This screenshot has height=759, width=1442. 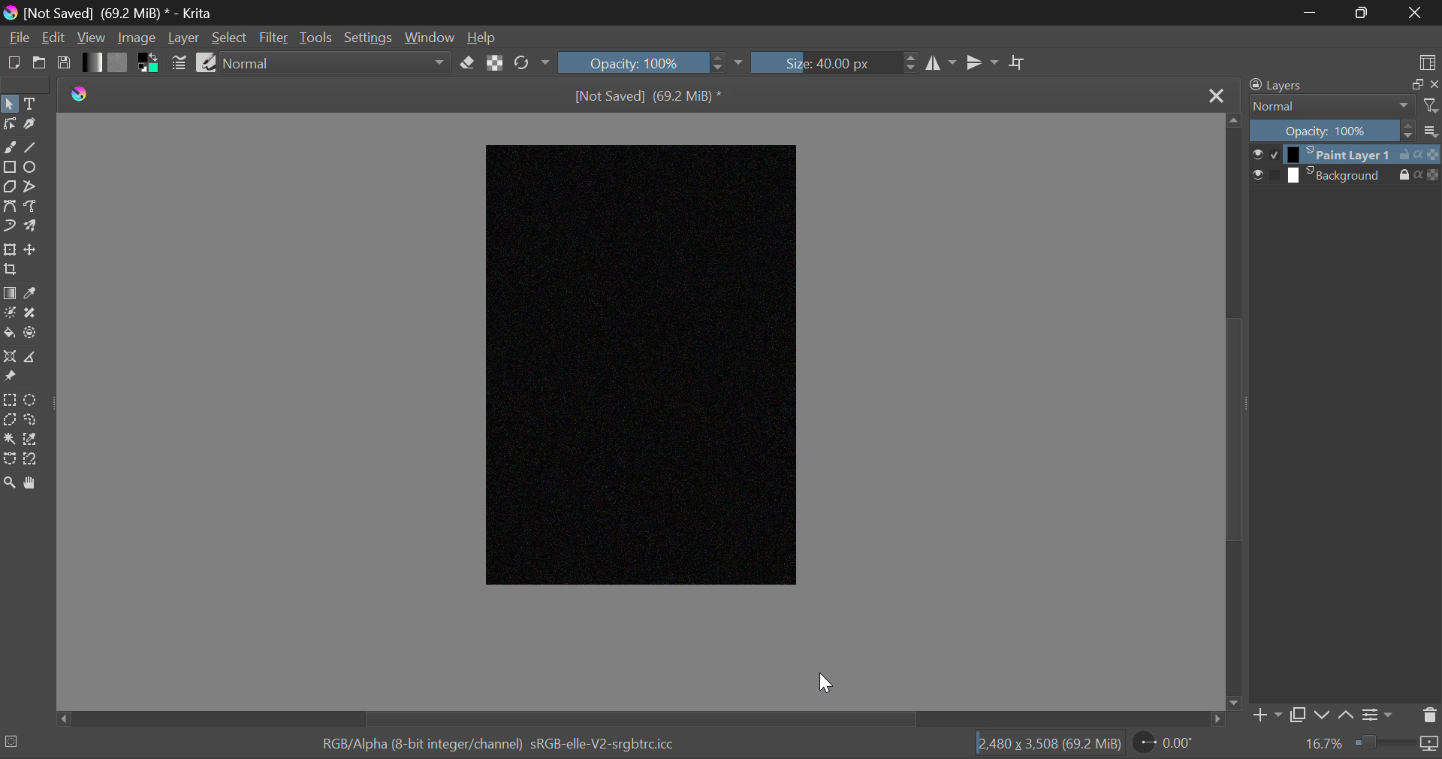 I want to click on maximize, so click(x=1409, y=84).